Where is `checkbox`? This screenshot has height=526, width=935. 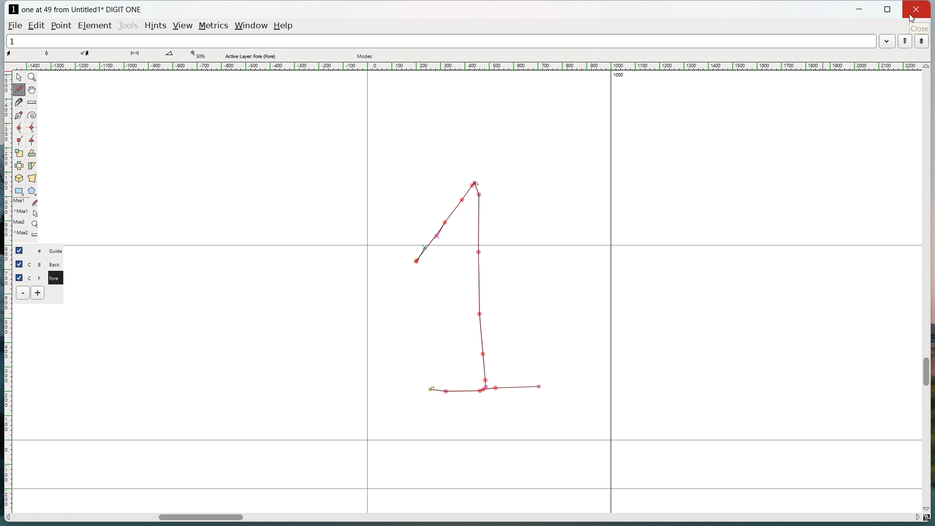
checkbox is located at coordinates (21, 250).